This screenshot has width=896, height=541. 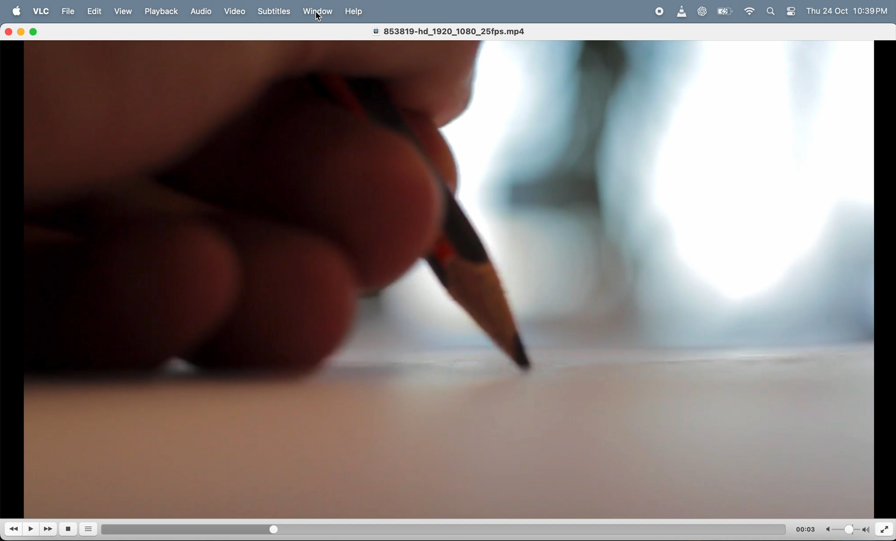 I want to click on help, so click(x=356, y=12).